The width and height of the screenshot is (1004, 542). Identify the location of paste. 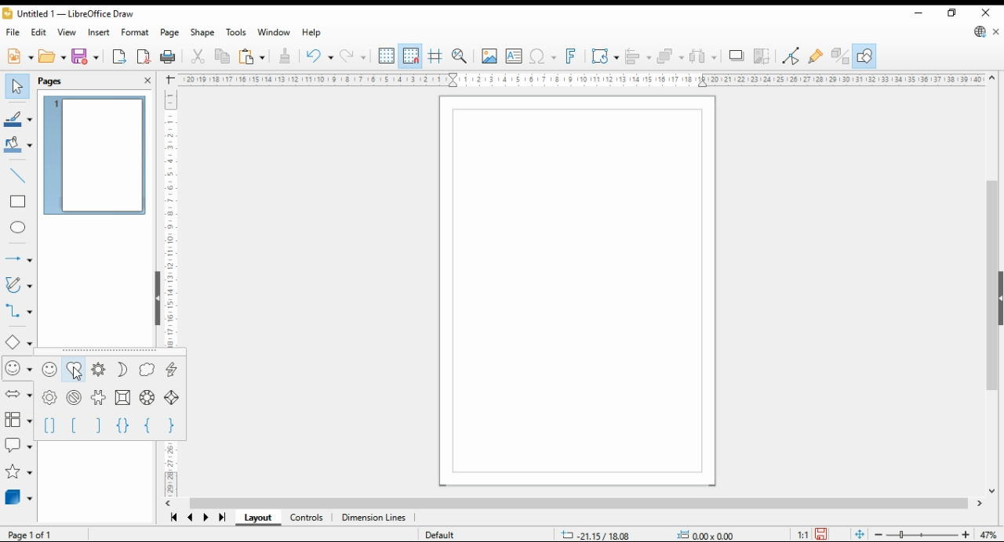
(251, 56).